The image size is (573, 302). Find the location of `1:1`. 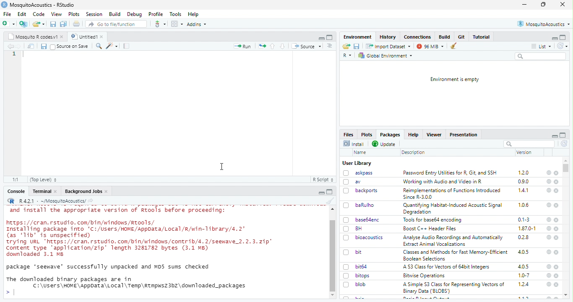

1:1 is located at coordinates (16, 180).